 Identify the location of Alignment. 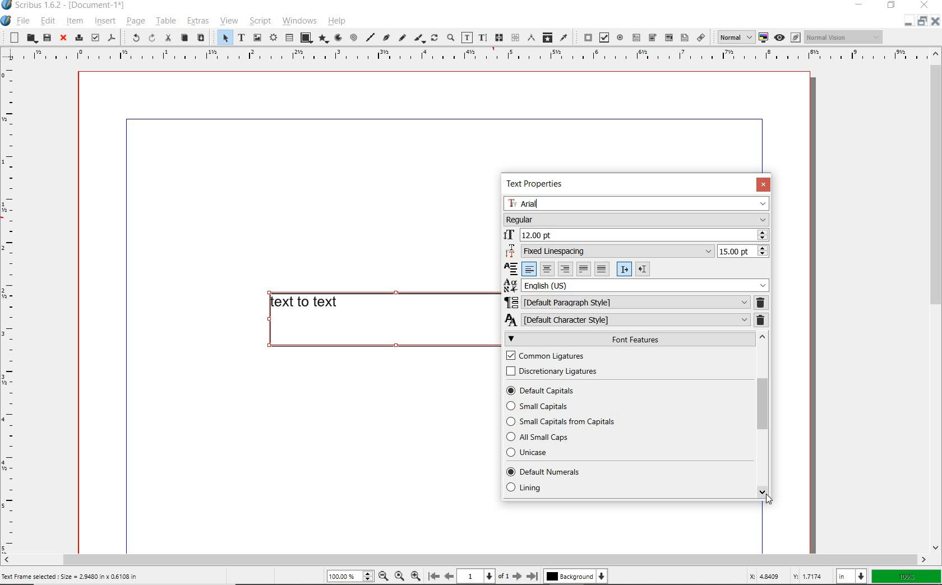
(512, 270).